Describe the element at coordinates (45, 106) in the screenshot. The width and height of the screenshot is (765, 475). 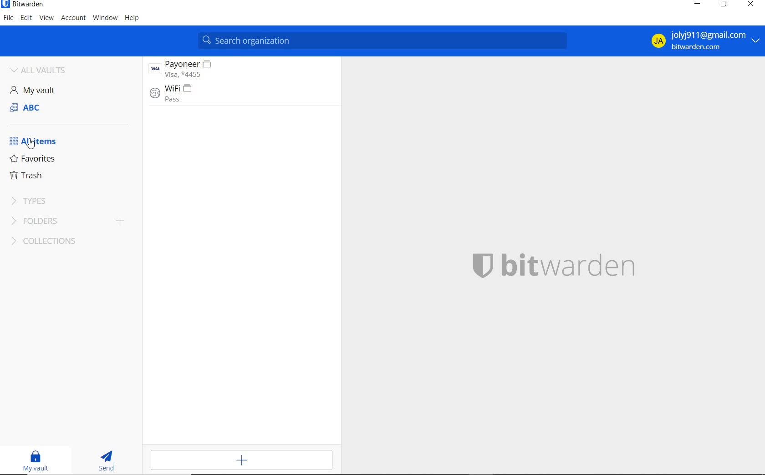
I see `SHARED VAULT: ABC` at that location.